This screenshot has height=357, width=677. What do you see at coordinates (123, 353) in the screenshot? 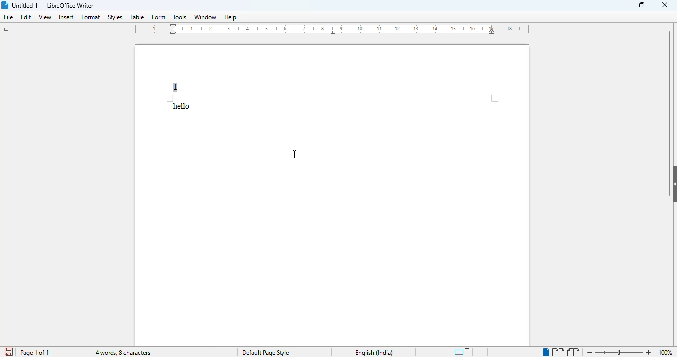
I see `4 words, 8 characters` at bounding box center [123, 353].